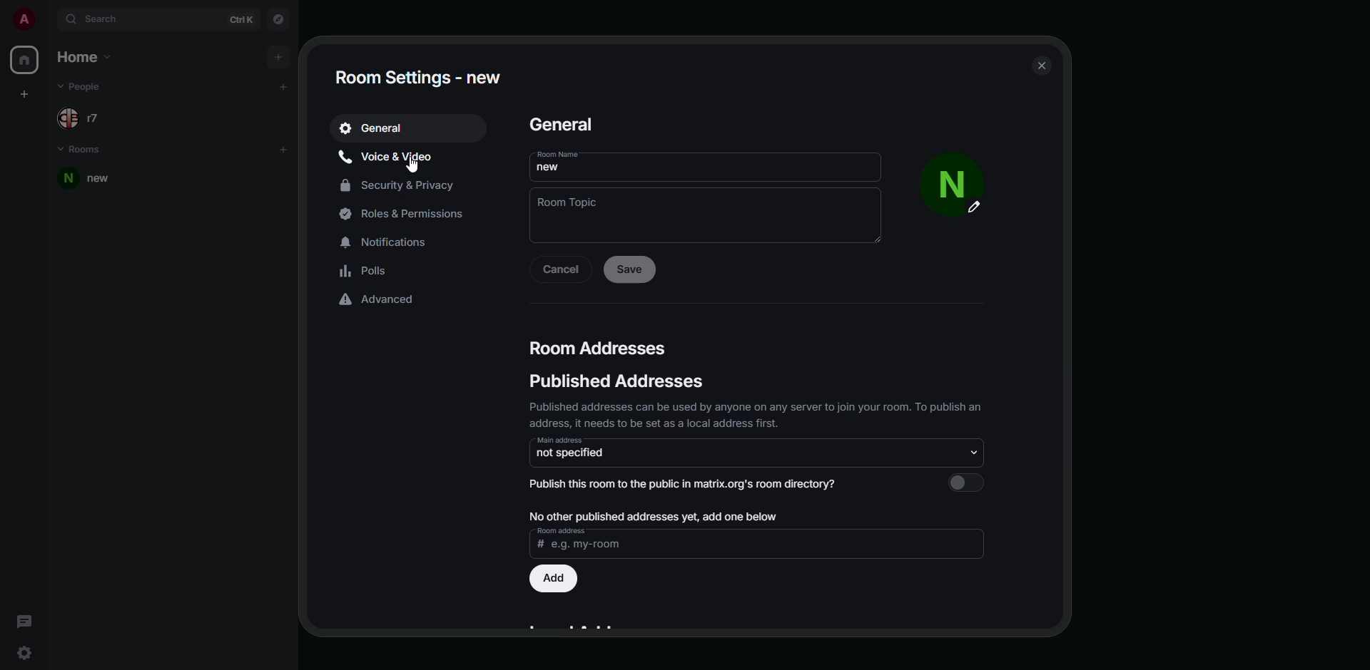 The height and width of the screenshot is (670, 1370). Describe the element at coordinates (241, 20) in the screenshot. I see `ctrl K` at that location.